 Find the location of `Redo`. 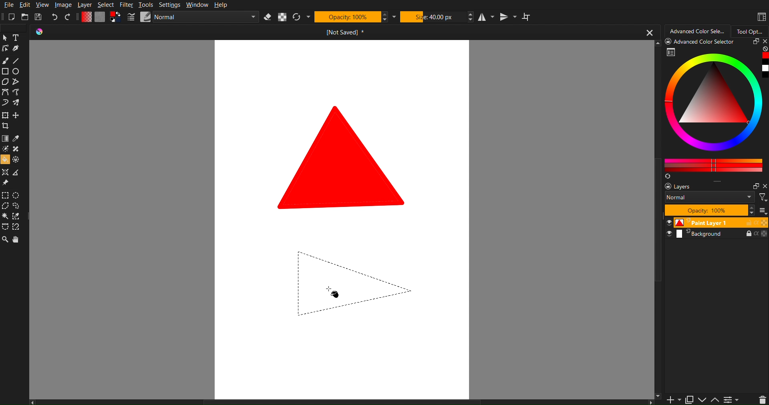

Redo is located at coordinates (70, 17).